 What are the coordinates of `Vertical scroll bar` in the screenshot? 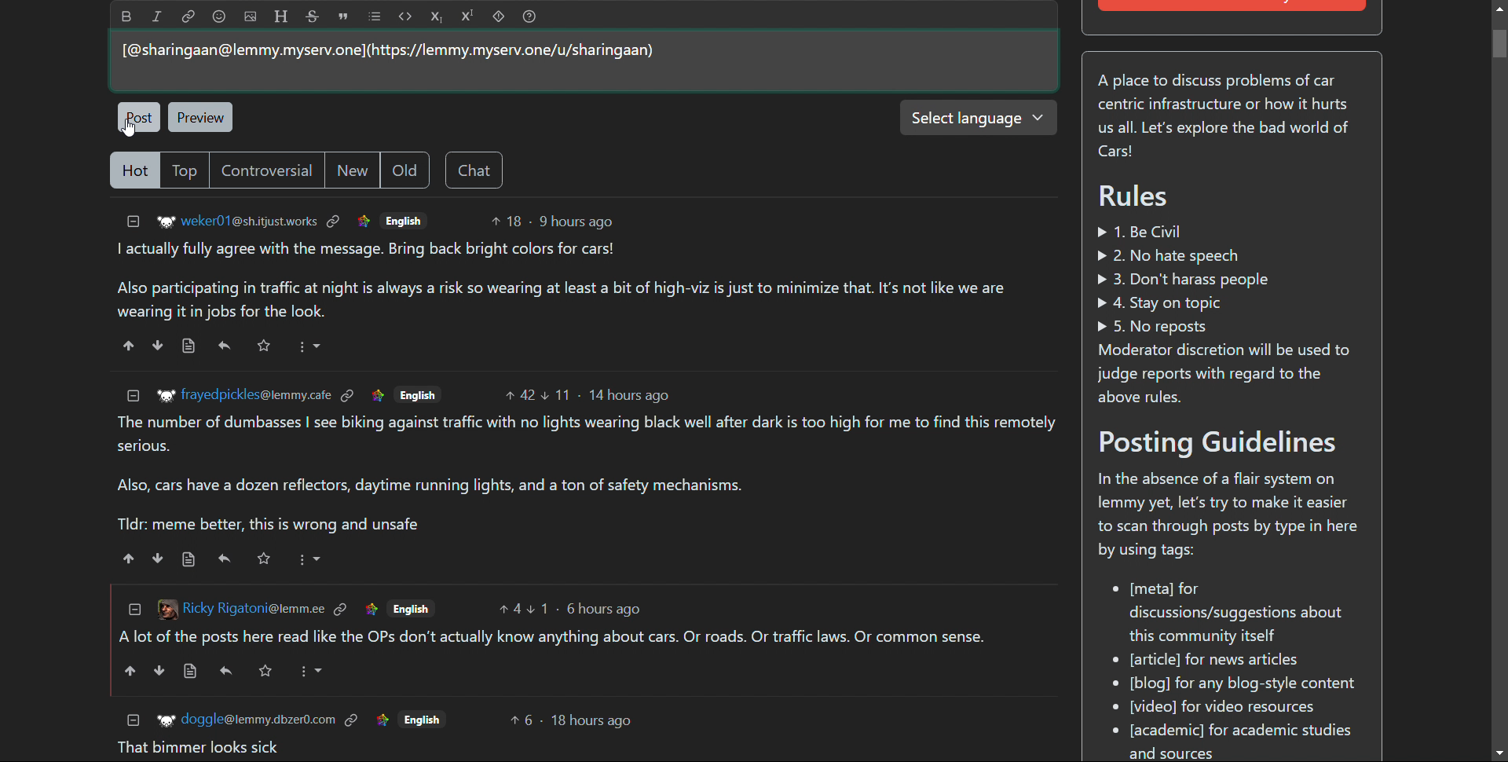 It's located at (1499, 44).